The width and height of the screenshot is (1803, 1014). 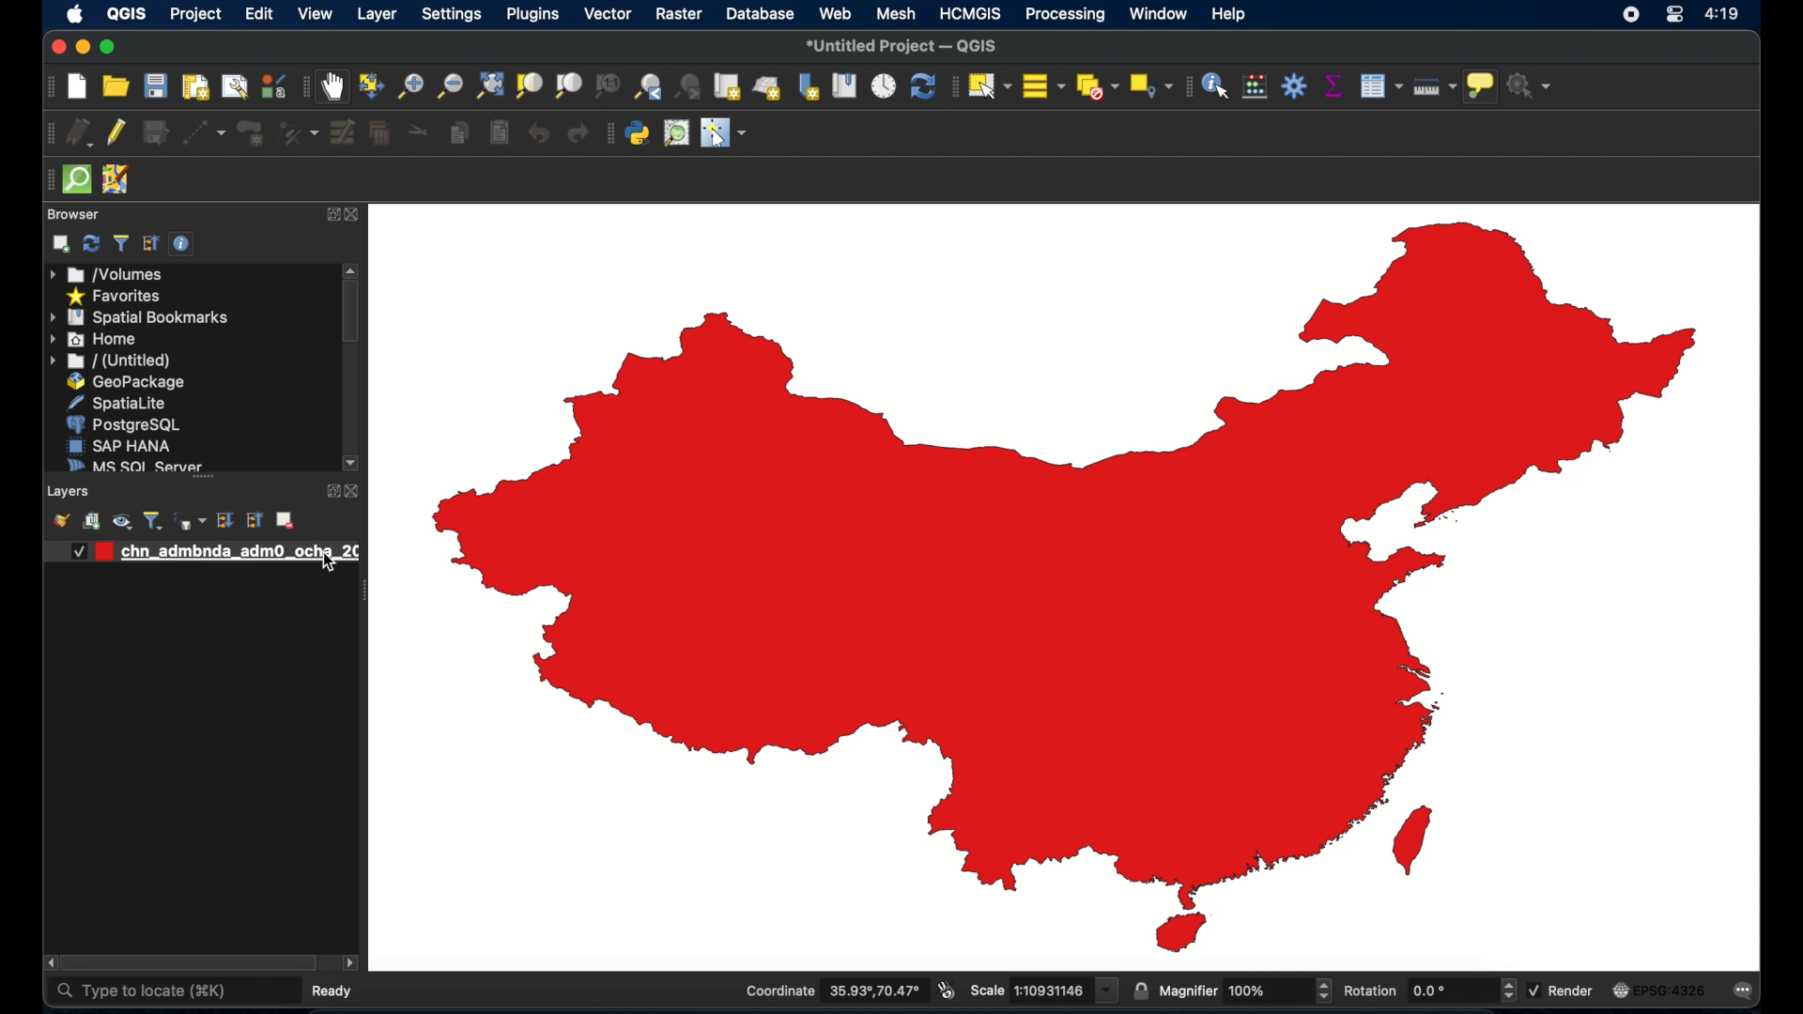 What do you see at coordinates (1533, 84) in the screenshot?
I see `no action selected` at bounding box center [1533, 84].